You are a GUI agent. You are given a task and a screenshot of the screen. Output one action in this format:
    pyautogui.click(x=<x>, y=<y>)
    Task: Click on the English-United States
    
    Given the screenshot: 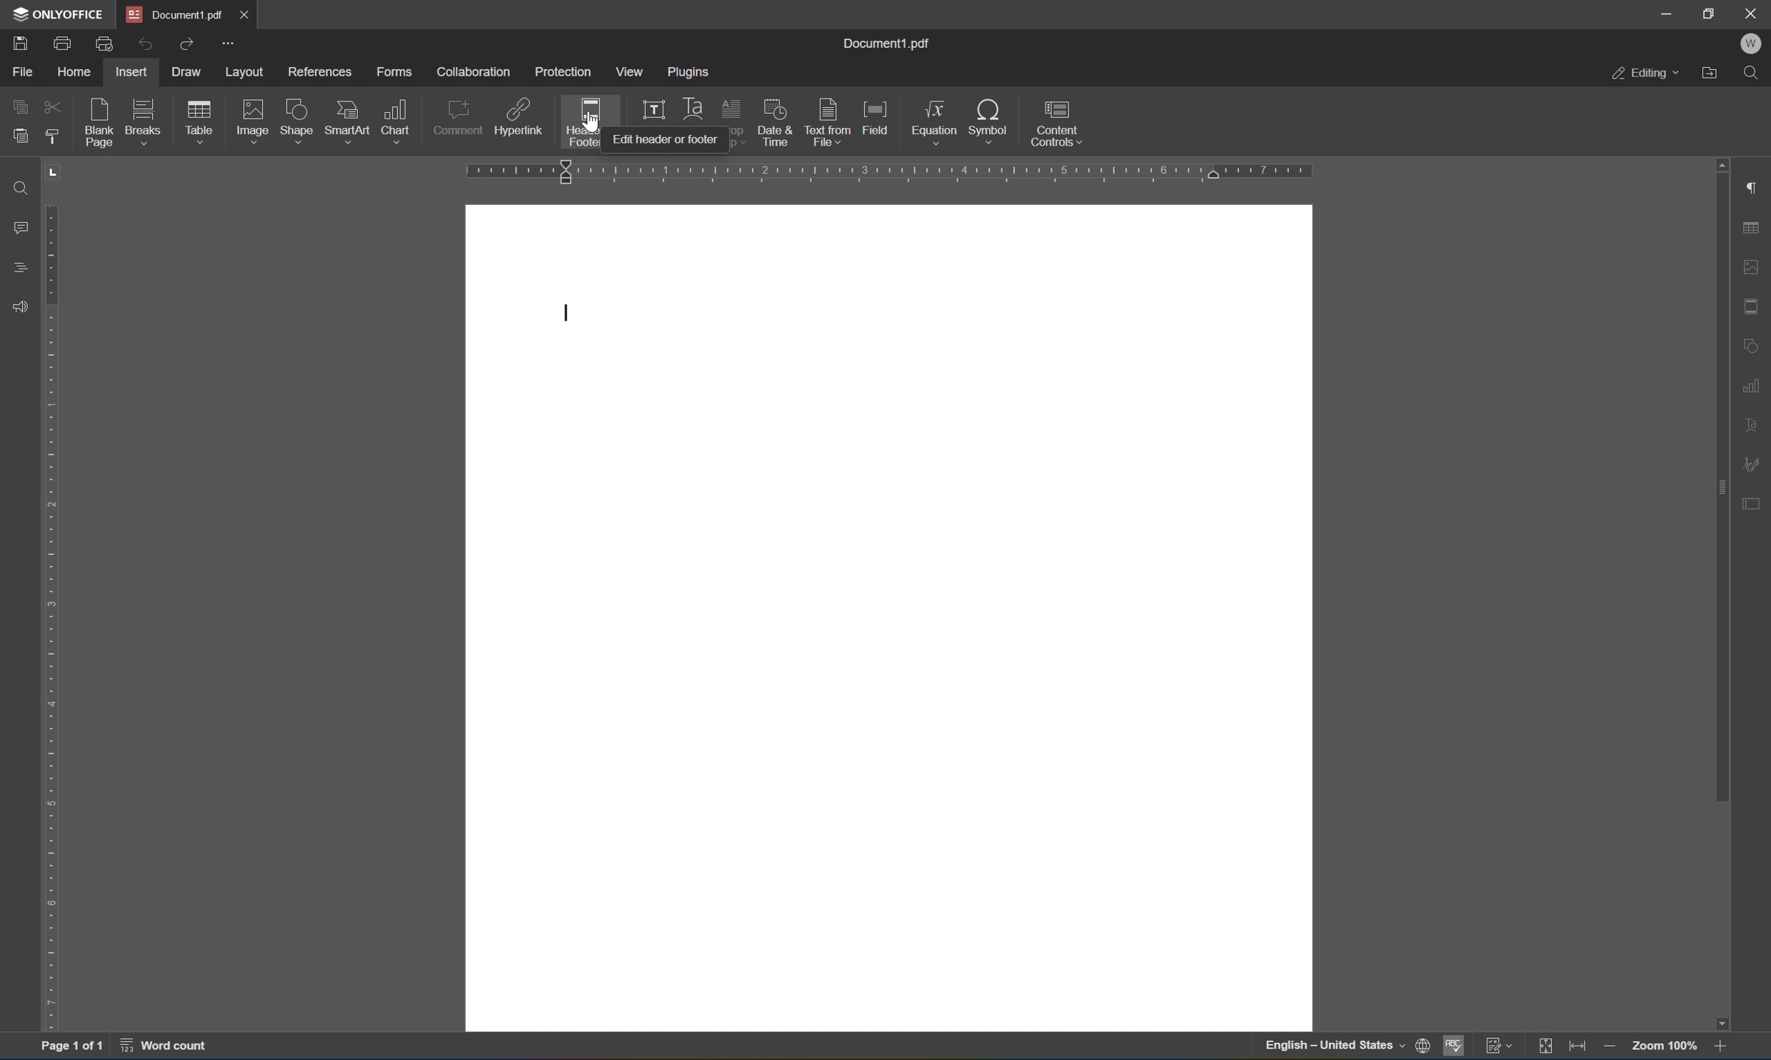 What is the action you would take?
    pyautogui.click(x=1345, y=1047)
    